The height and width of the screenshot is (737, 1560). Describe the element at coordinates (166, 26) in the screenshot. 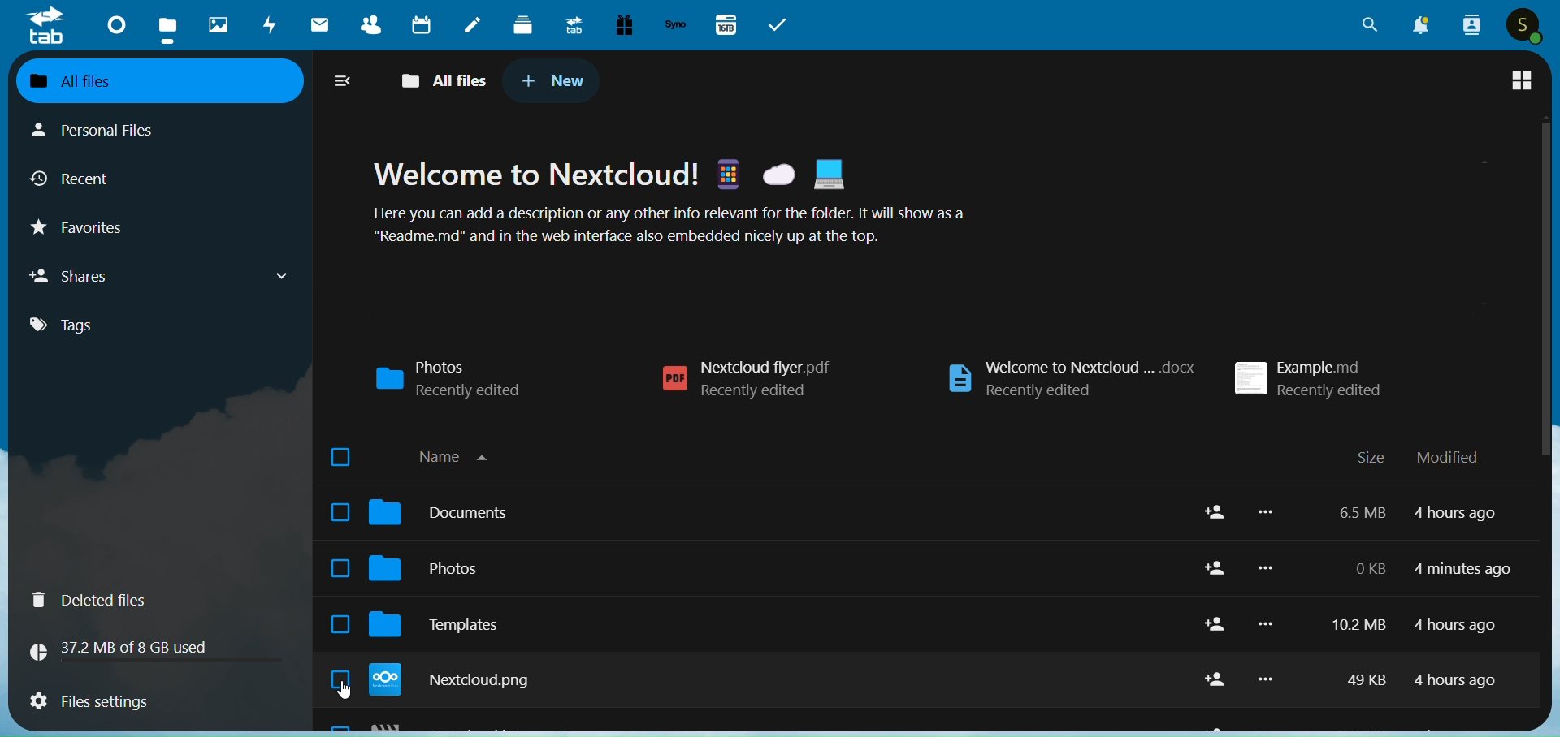

I see `files` at that location.